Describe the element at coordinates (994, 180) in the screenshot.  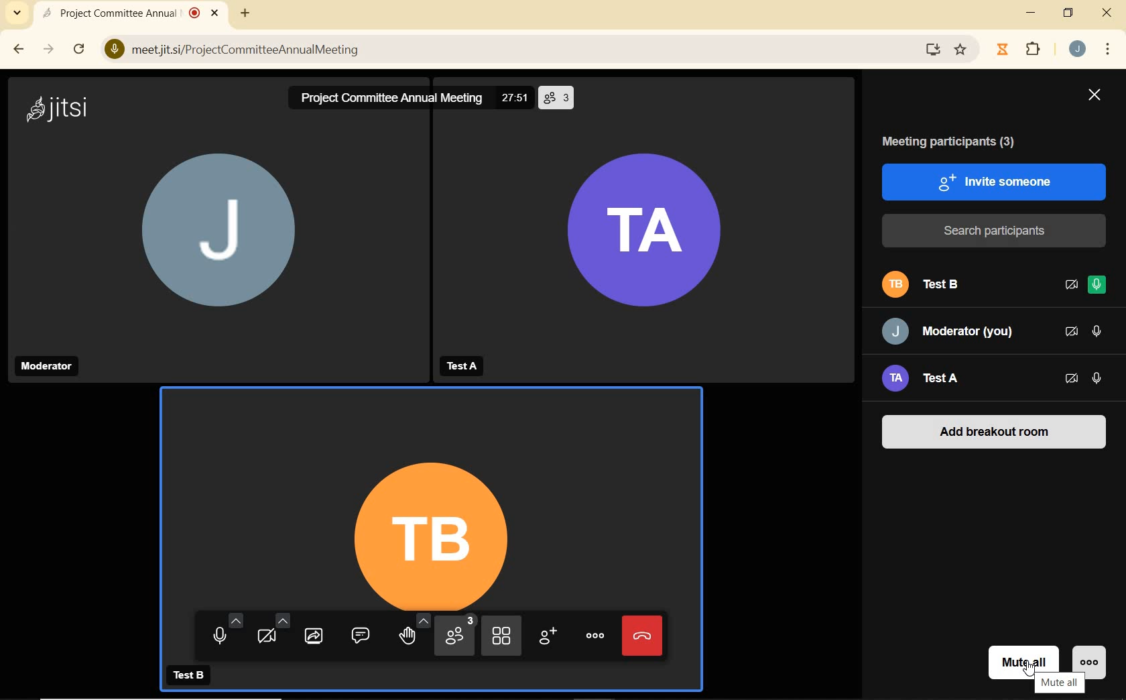
I see `INVITE SOMEONE` at that location.